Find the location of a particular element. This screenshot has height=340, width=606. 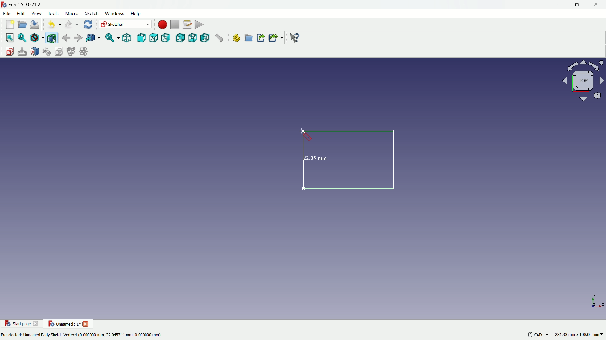

create sketch is located at coordinates (8, 51).